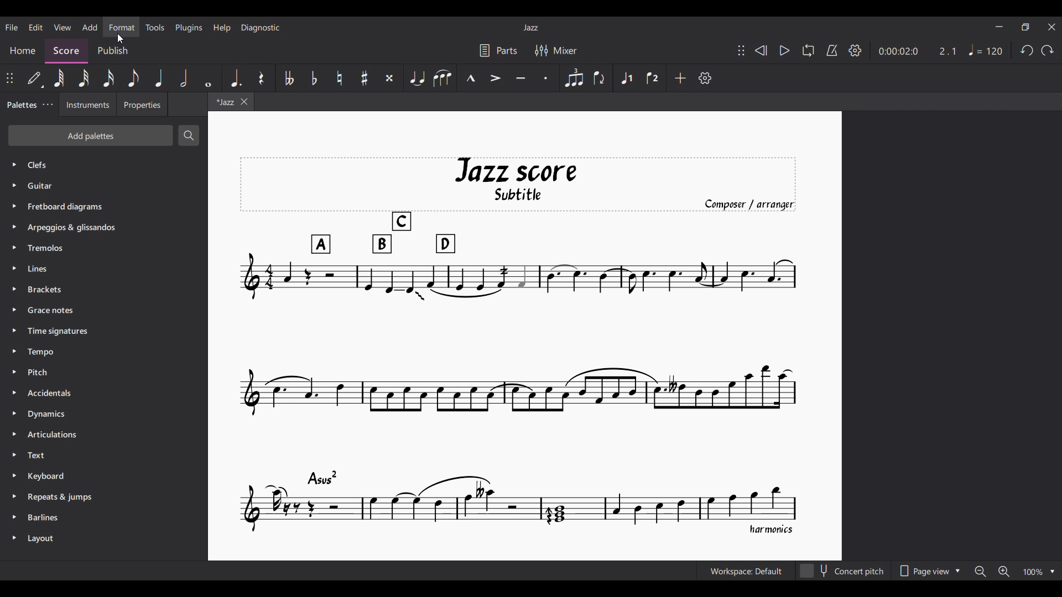 The width and height of the screenshot is (1062, 597). Describe the element at coordinates (390, 78) in the screenshot. I see `Toggle double sharp` at that location.